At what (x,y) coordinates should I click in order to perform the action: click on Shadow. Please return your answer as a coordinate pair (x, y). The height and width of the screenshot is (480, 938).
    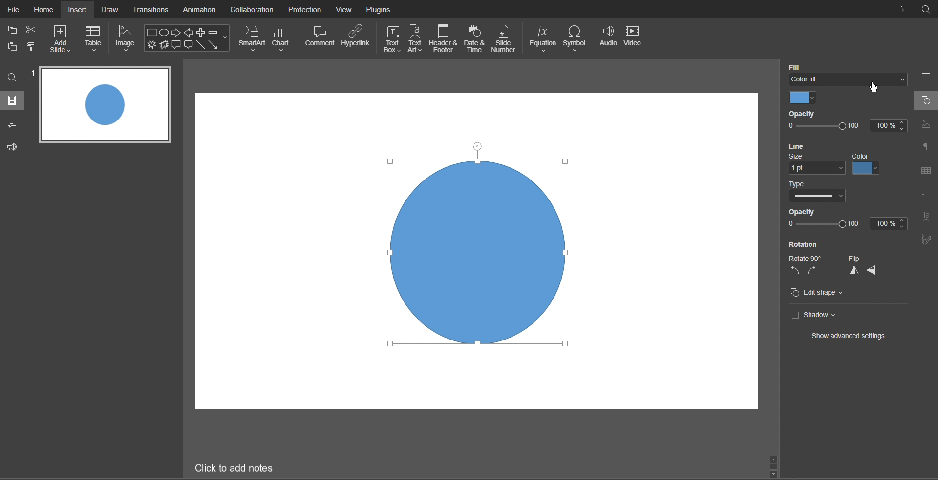
    Looking at the image, I should click on (816, 316).